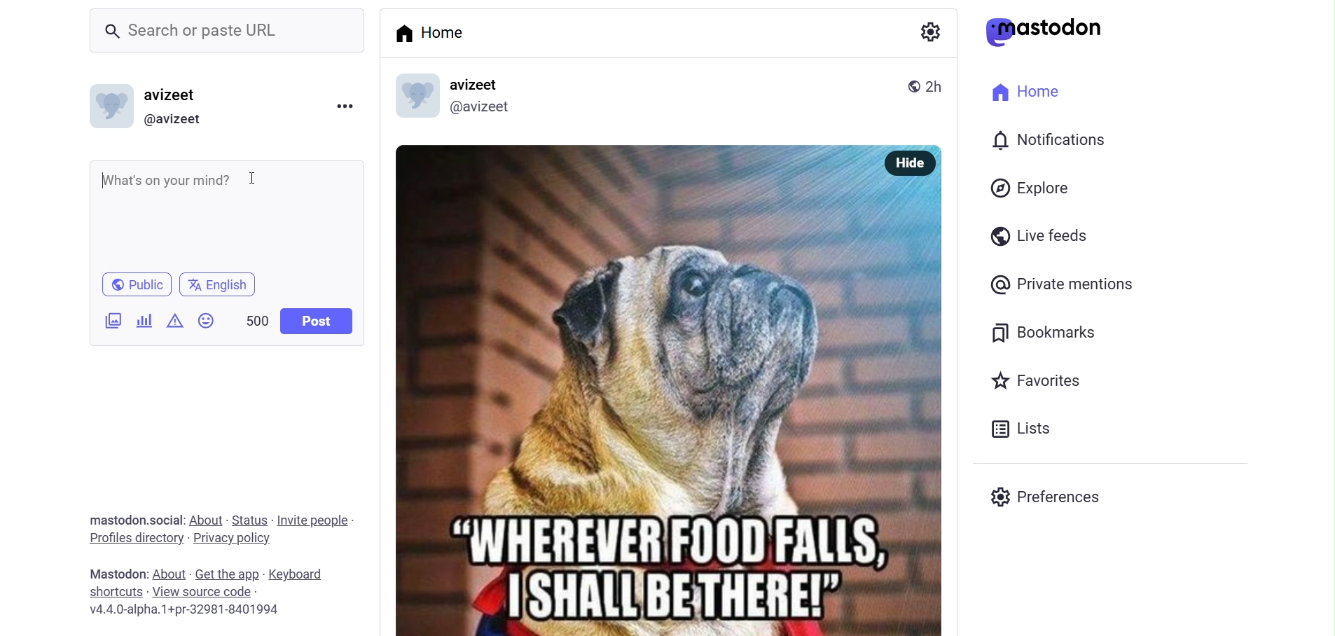  What do you see at coordinates (219, 530) in the screenshot?
I see `mastodon.social: About - Status - Invite people -
Profiles directory - Privacy policy.` at bounding box center [219, 530].